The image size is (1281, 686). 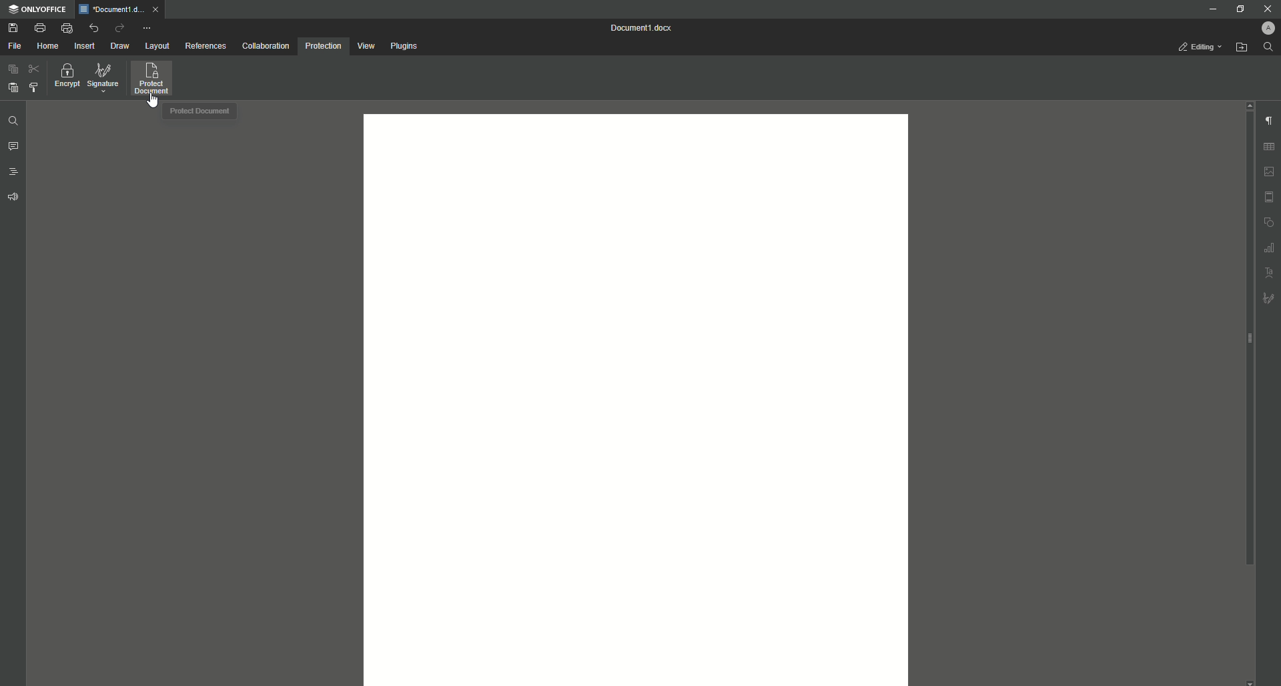 I want to click on Feedback, so click(x=13, y=198).